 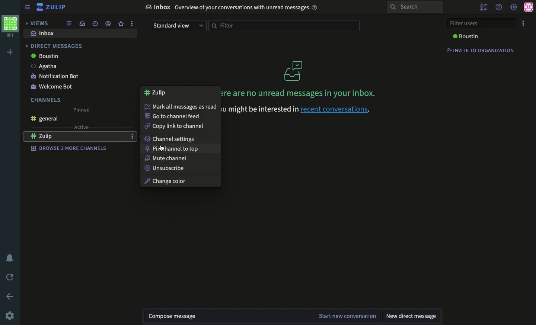 I want to click on you might be interested in, so click(x=259, y=109).